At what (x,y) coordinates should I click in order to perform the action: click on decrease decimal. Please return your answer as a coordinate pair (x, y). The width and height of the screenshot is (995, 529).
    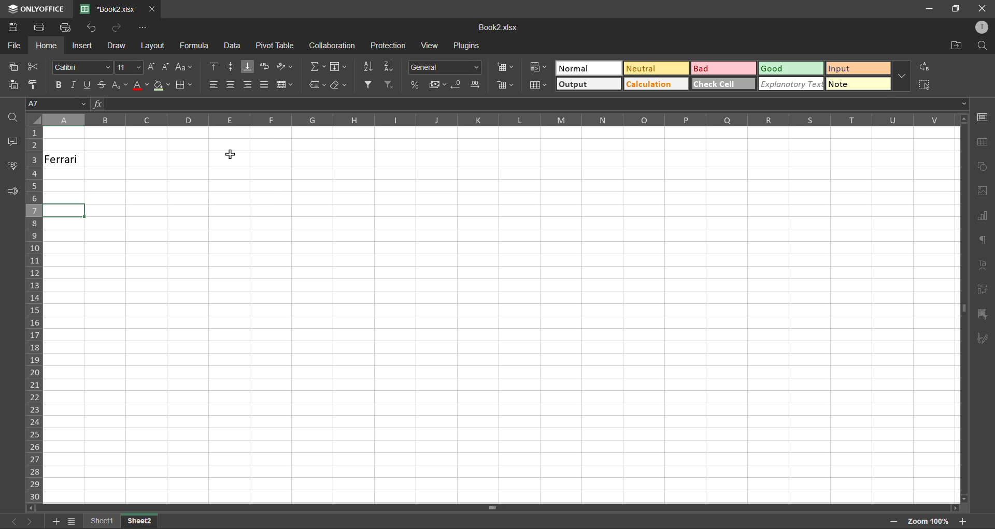
    Looking at the image, I should click on (457, 85).